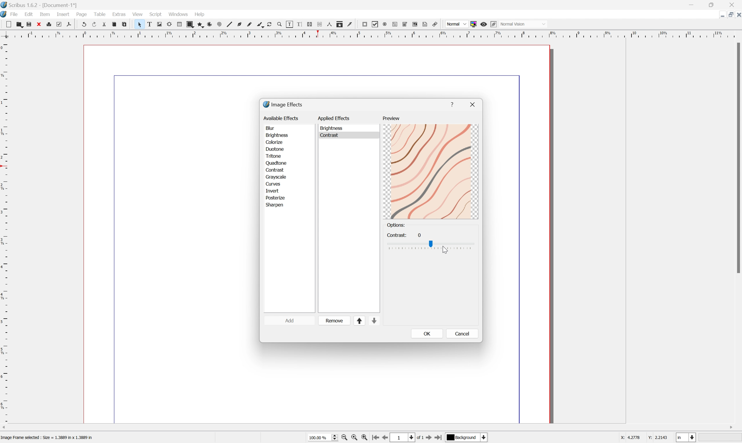 This screenshot has height=443, width=742. I want to click on Script, so click(156, 15).